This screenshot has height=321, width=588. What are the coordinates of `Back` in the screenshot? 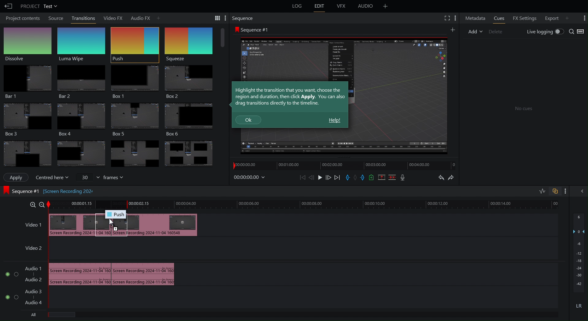 It's located at (8, 6).